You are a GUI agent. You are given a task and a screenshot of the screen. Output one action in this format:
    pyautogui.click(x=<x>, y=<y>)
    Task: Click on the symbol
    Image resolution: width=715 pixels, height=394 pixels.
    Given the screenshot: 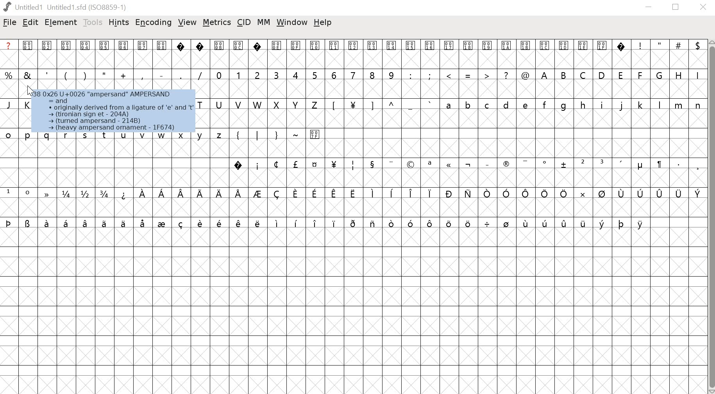 What is the action you would take?
    pyautogui.click(x=469, y=223)
    